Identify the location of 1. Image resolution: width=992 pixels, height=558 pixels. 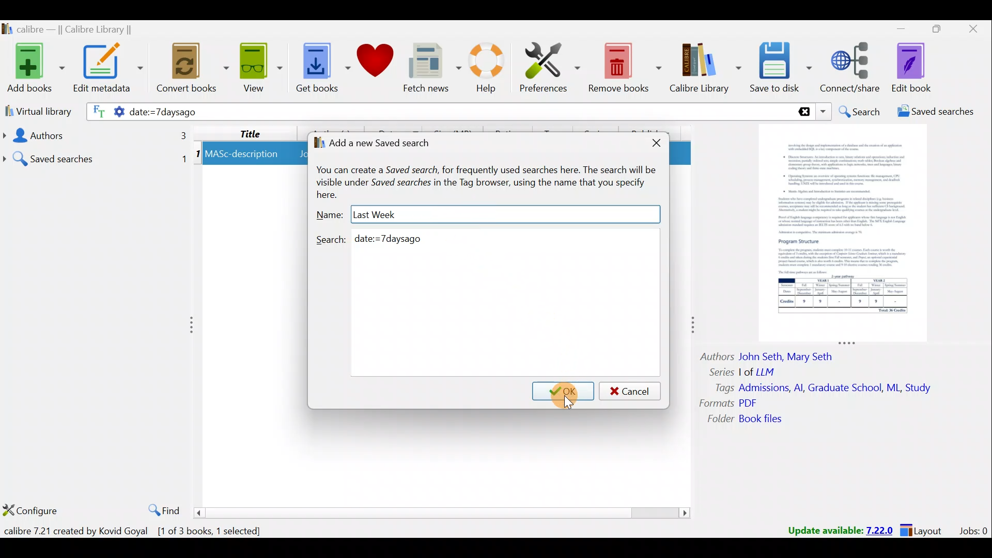
(197, 156).